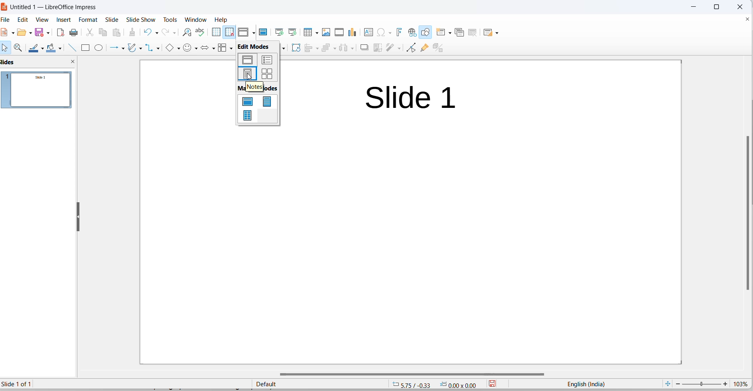 The height and width of the screenshot is (391, 753). I want to click on redo , so click(166, 33).